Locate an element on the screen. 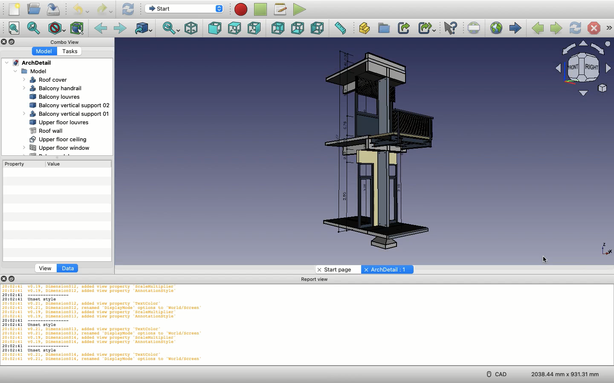  Sync view is located at coordinates (171, 28).